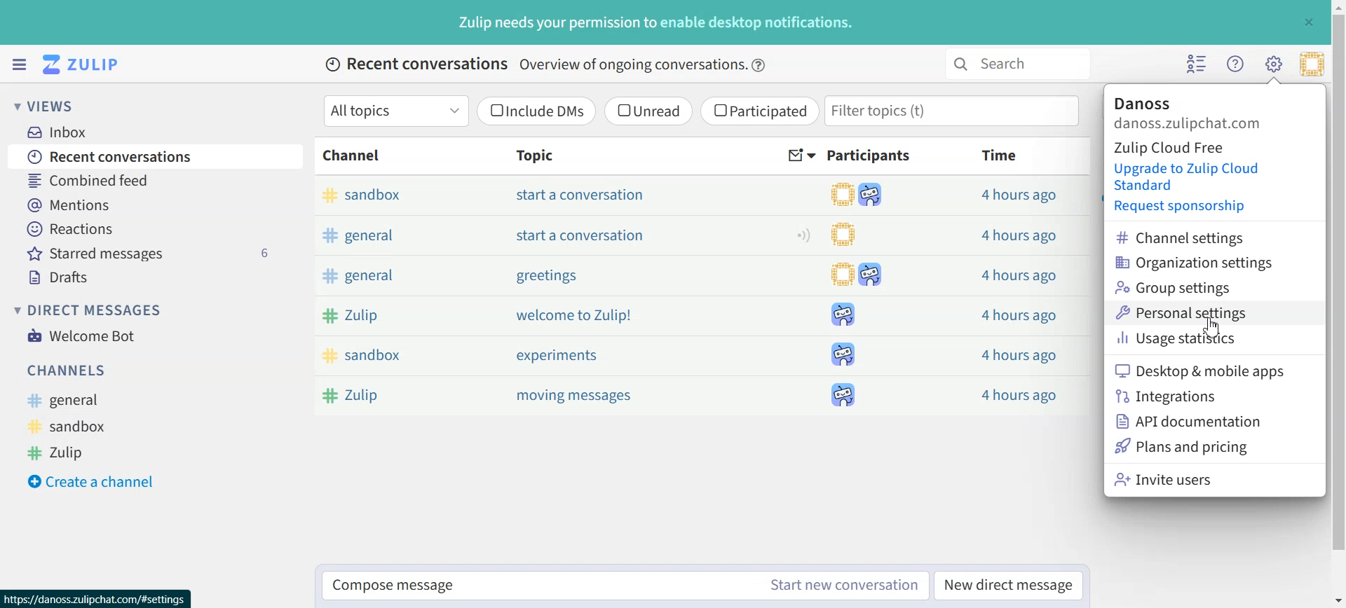 Image resolution: width=1346 pixels, height=608 pixels. What do you see at coordinates (1181, 479) in the screenshot?
I see `Invite users` at bounding box center [1181, 479].